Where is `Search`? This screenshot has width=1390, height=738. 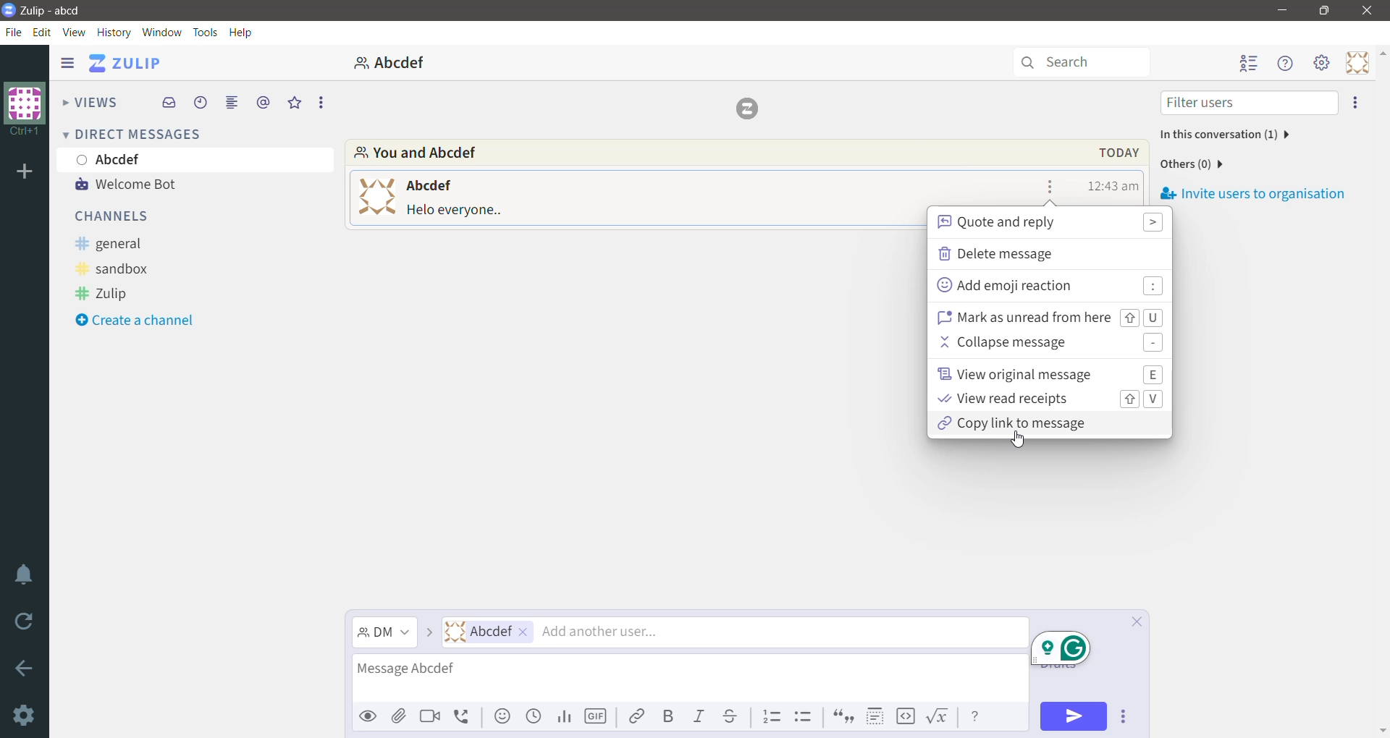 Search is located at coordinates (1081, 63).